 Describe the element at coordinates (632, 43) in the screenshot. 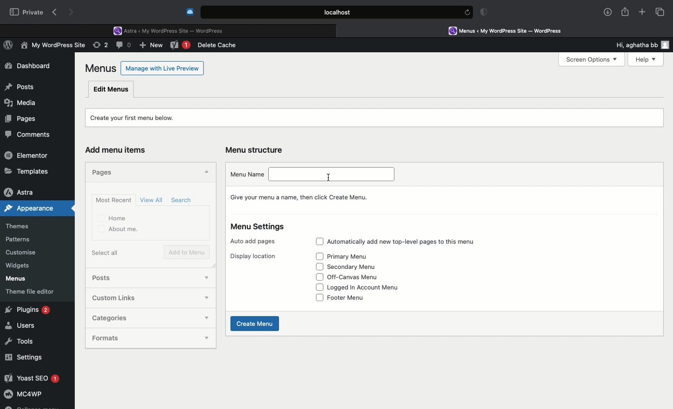

I see `Hi, aghatha bb` at that location.